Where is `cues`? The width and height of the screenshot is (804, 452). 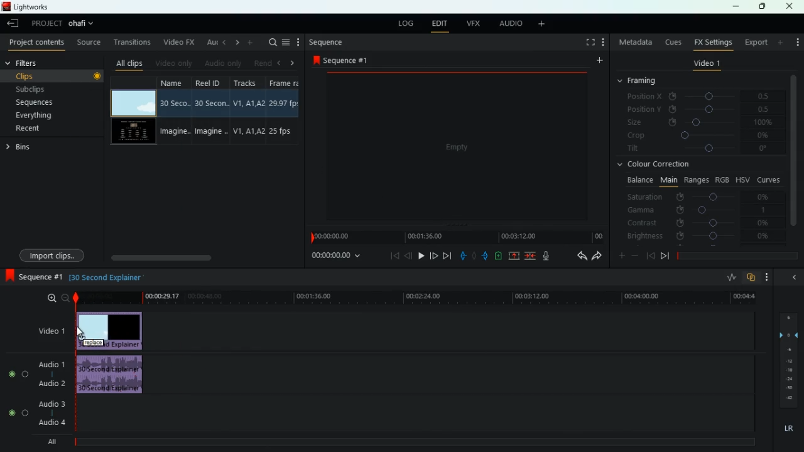
cues is located at coordinates (674, 42).